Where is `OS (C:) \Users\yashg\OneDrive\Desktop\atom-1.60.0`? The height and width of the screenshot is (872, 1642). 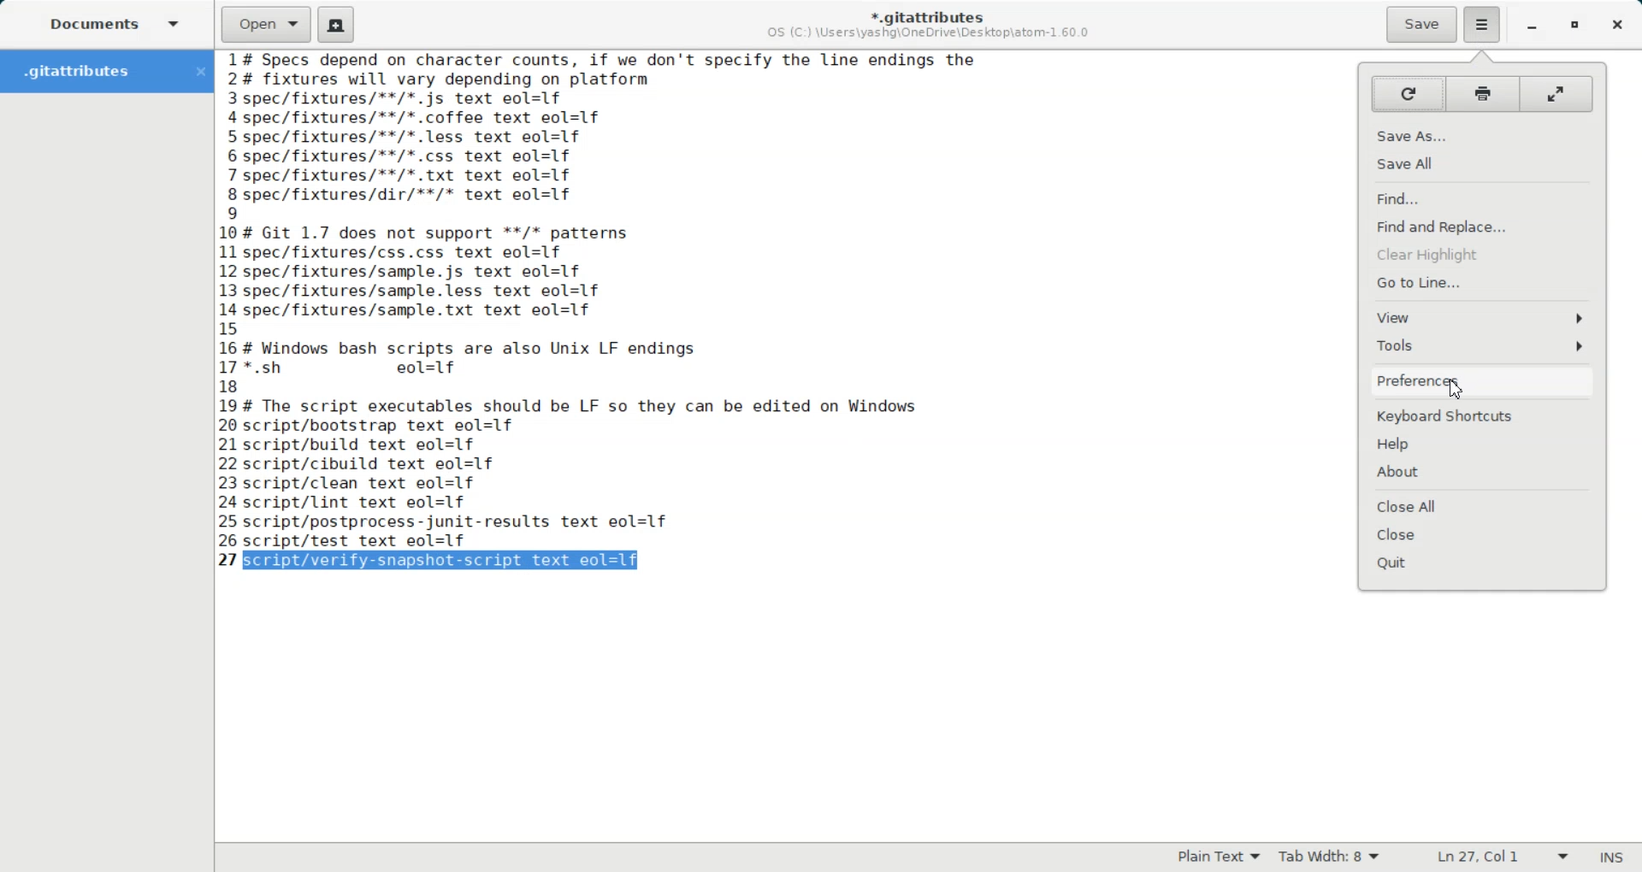 OS (C:) \Users\yashg\OneDrive\Desktop\atom-1.60.0 is located at coordinates (931, 33).